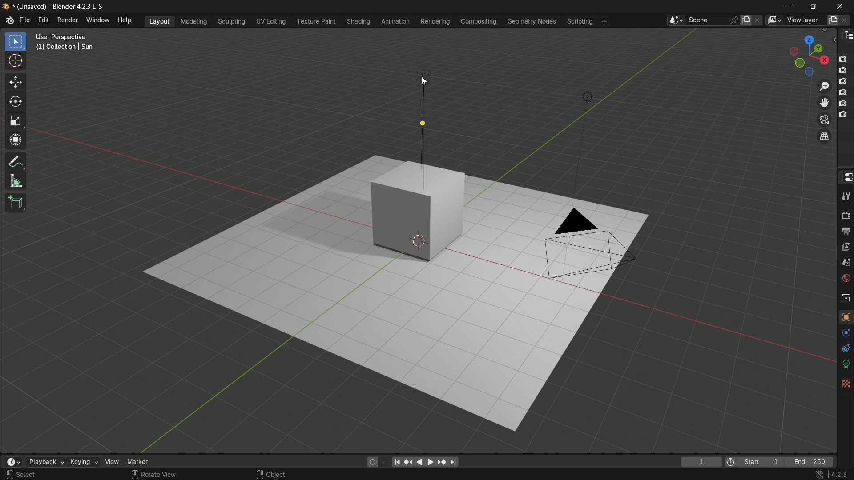  Describe the element at coordinates (16, 63) in the screenshot. I see `cursor` at that location.